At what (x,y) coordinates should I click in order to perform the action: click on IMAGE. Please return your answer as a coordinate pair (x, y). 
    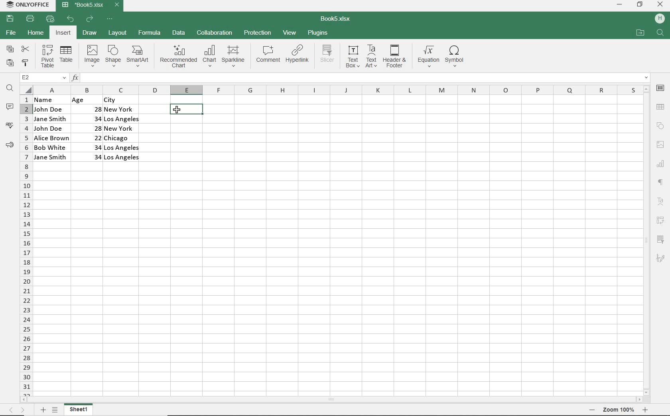
    Looking at the image, I should click on (660, 144).